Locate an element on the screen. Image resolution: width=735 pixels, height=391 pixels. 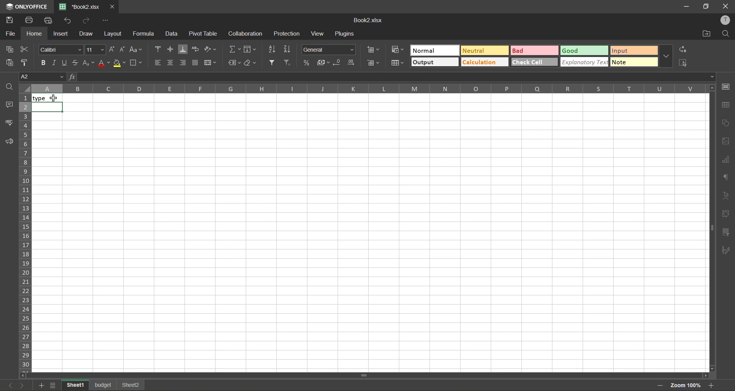
profile is located at coordinates (724, 20).